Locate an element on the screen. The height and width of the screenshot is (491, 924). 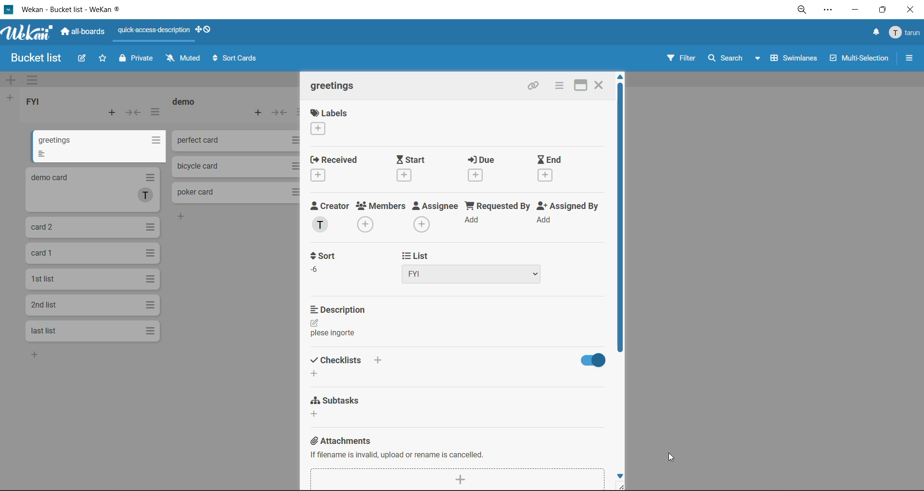
add is located at coordinates (36, 354).